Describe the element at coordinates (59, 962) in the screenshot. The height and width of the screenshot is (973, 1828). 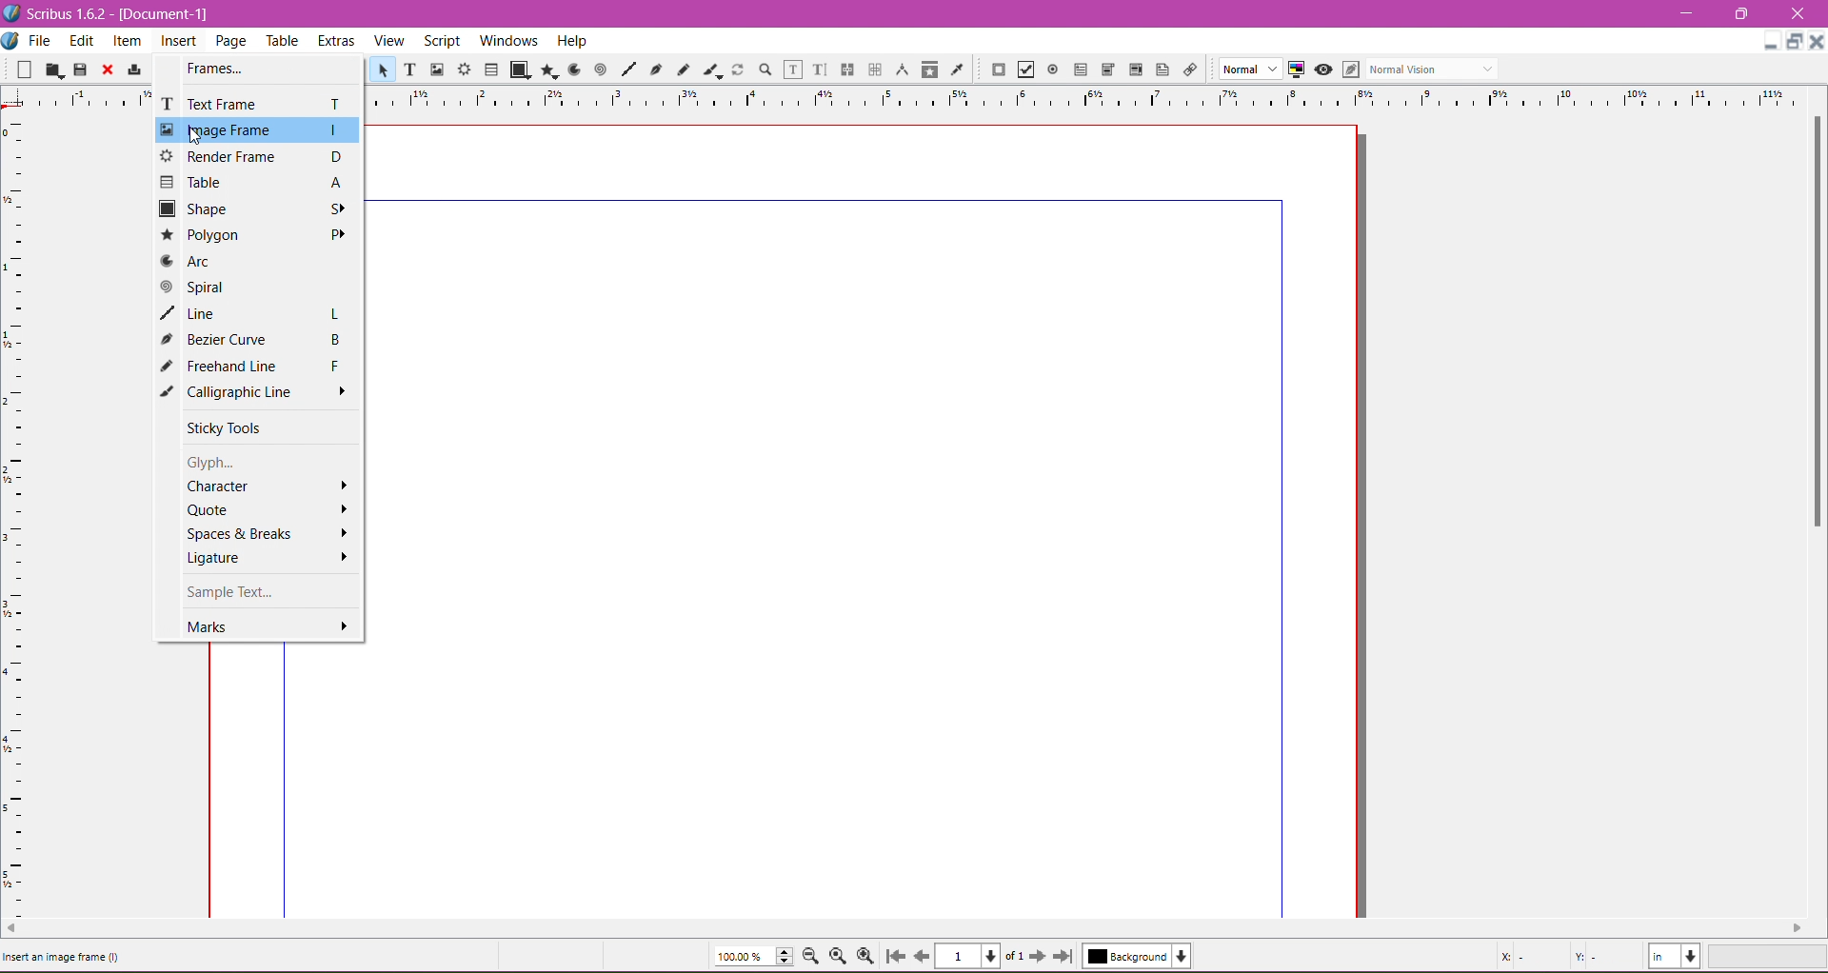
I see `insert an image frame (I)` at that location.